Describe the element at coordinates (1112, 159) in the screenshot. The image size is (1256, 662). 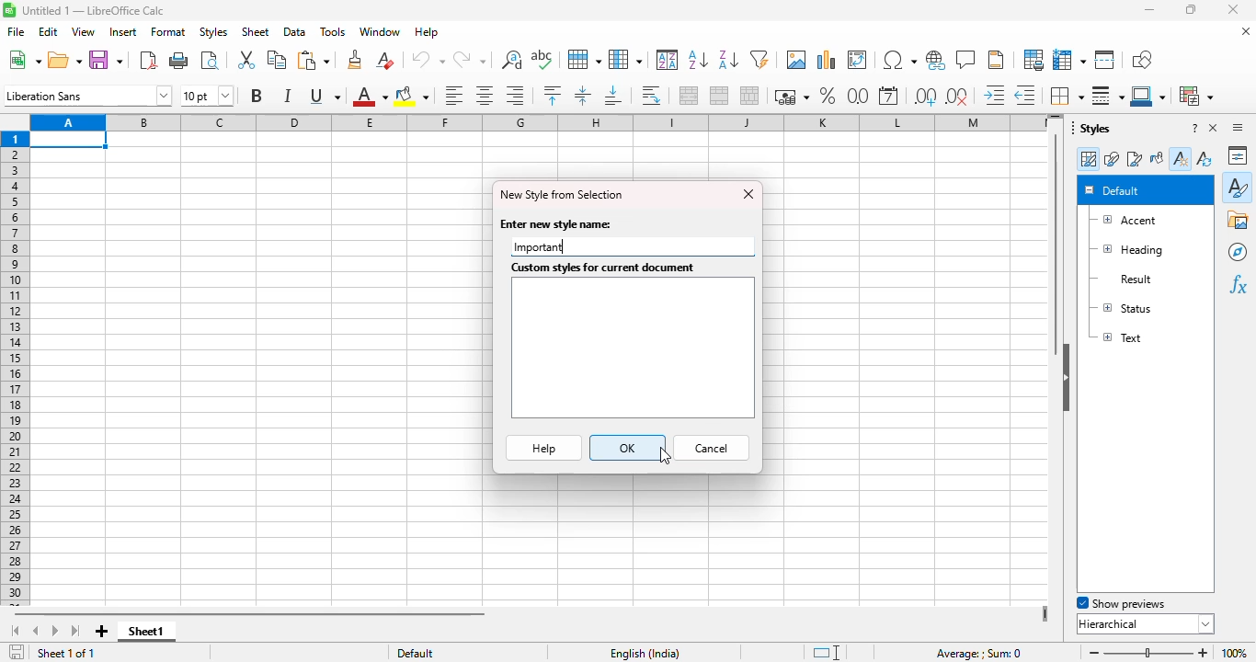
I see `drawing styles` at that location.